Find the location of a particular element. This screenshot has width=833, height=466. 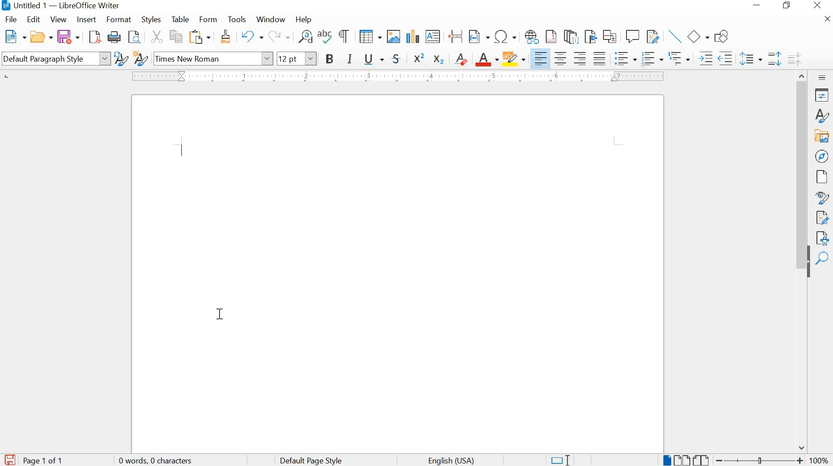

SHOW TRACK CHANGES is located at coordinates (654, 37).